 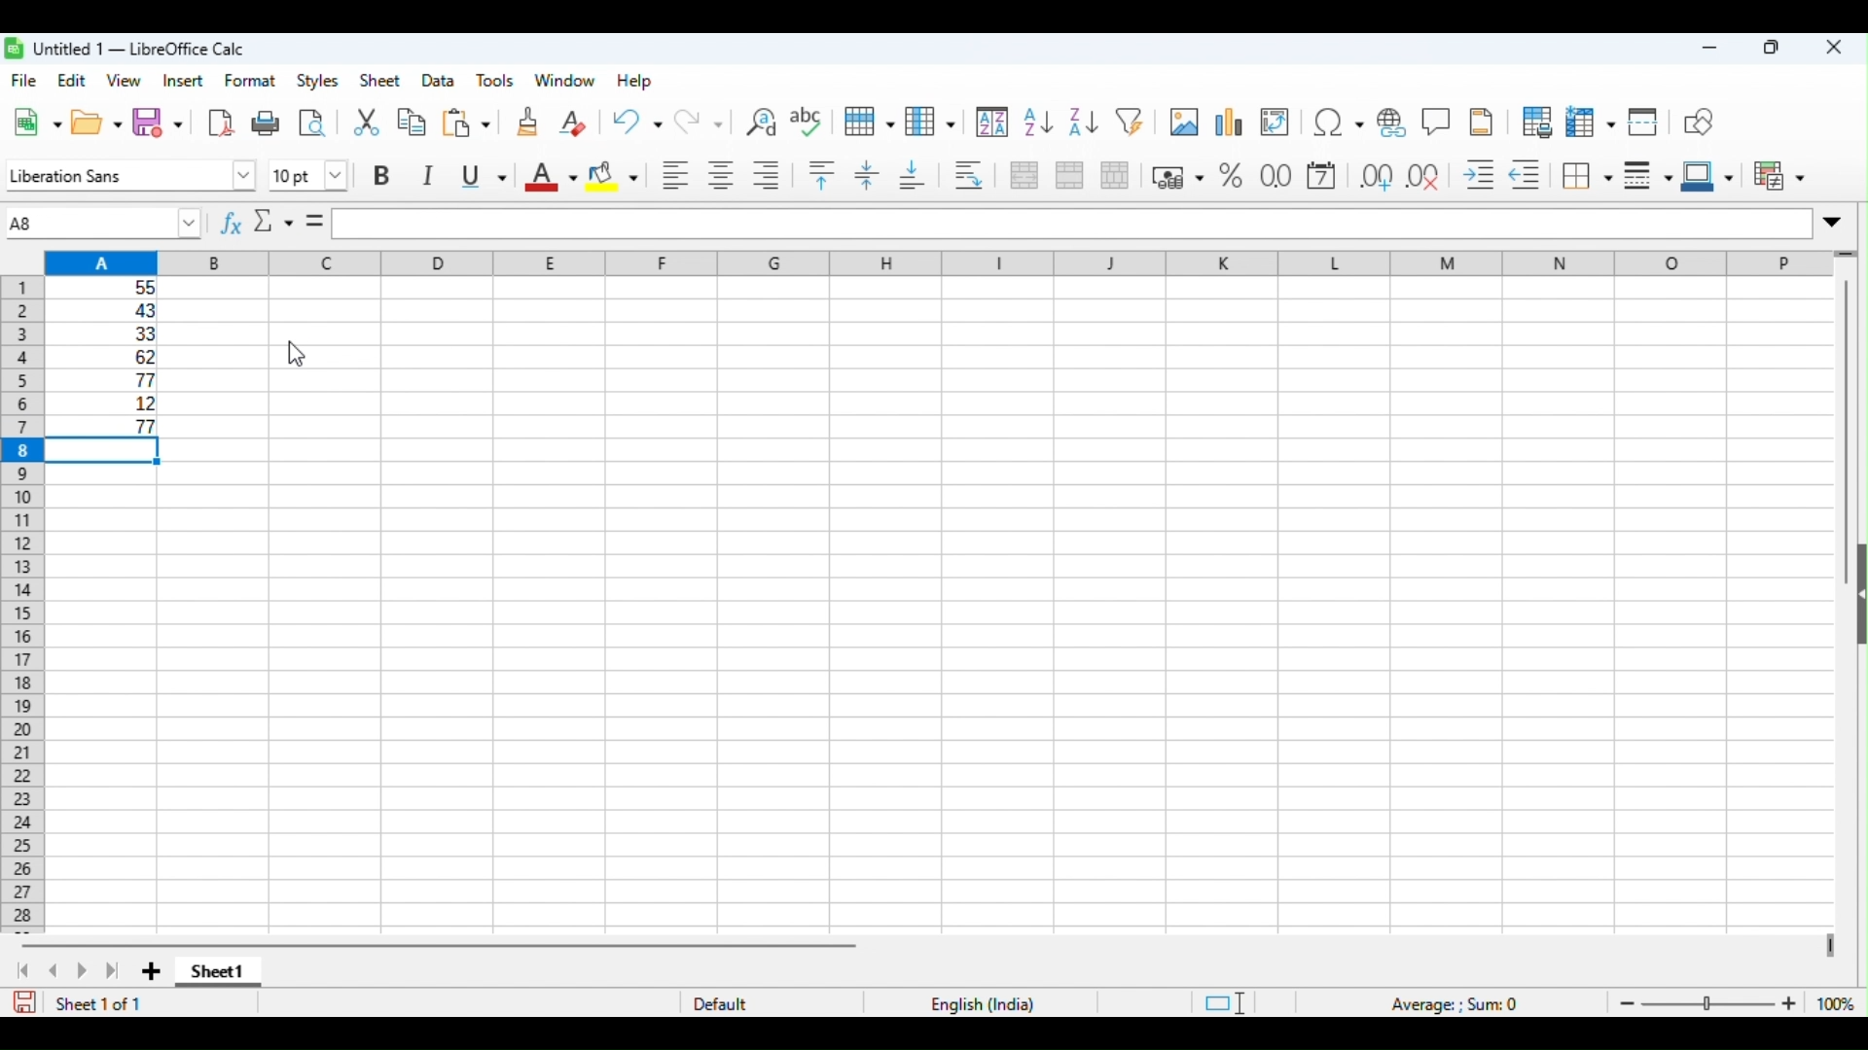 I want to click on background color, so click(x=613, y=176).